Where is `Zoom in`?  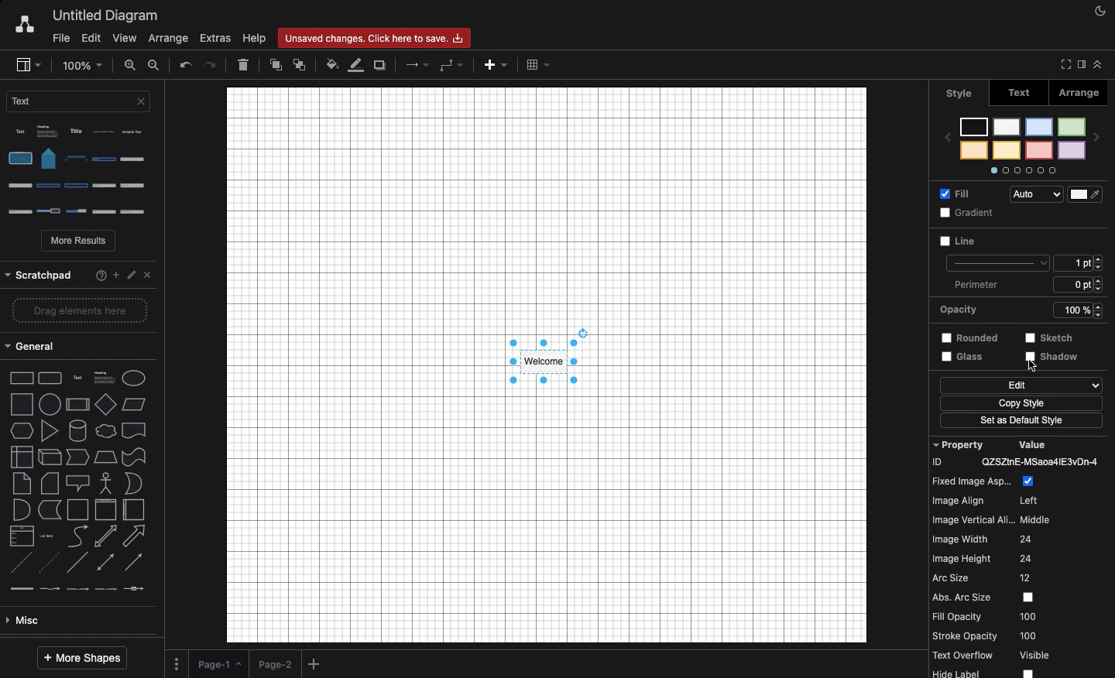 Zoom in is located at coordinates (131, 64).